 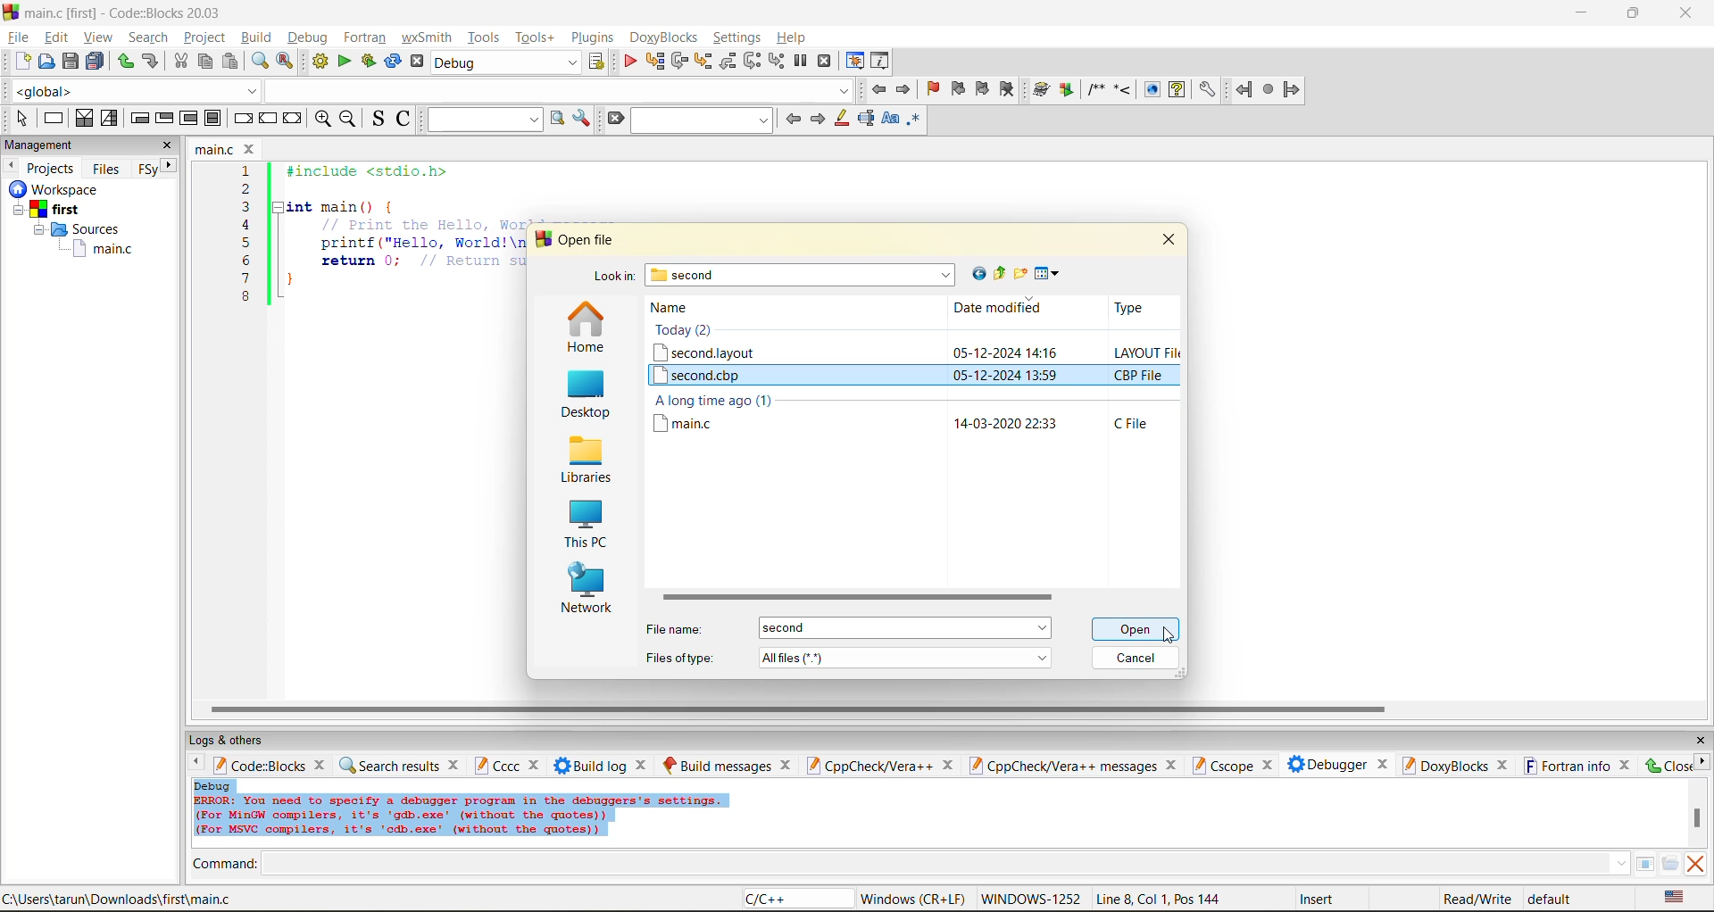 What do you see at coordinates (81, 229) in the screenshot?
I see `Sources` at bounding box center [81, 229].